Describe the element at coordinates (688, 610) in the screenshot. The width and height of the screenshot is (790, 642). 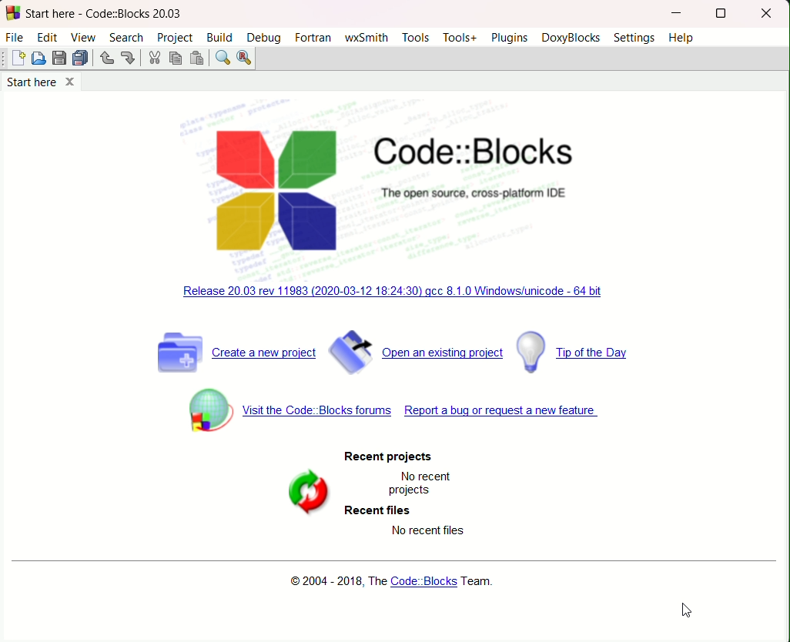
I see `Cursor` at that location.